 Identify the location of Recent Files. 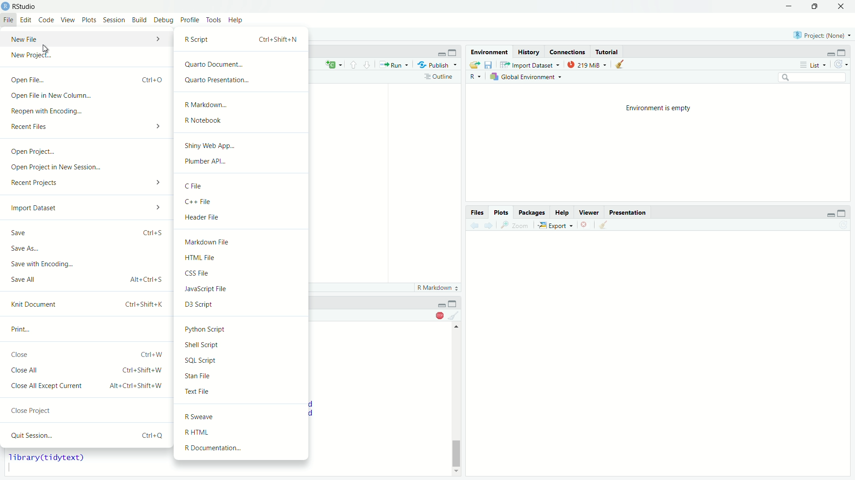
(87, 125).